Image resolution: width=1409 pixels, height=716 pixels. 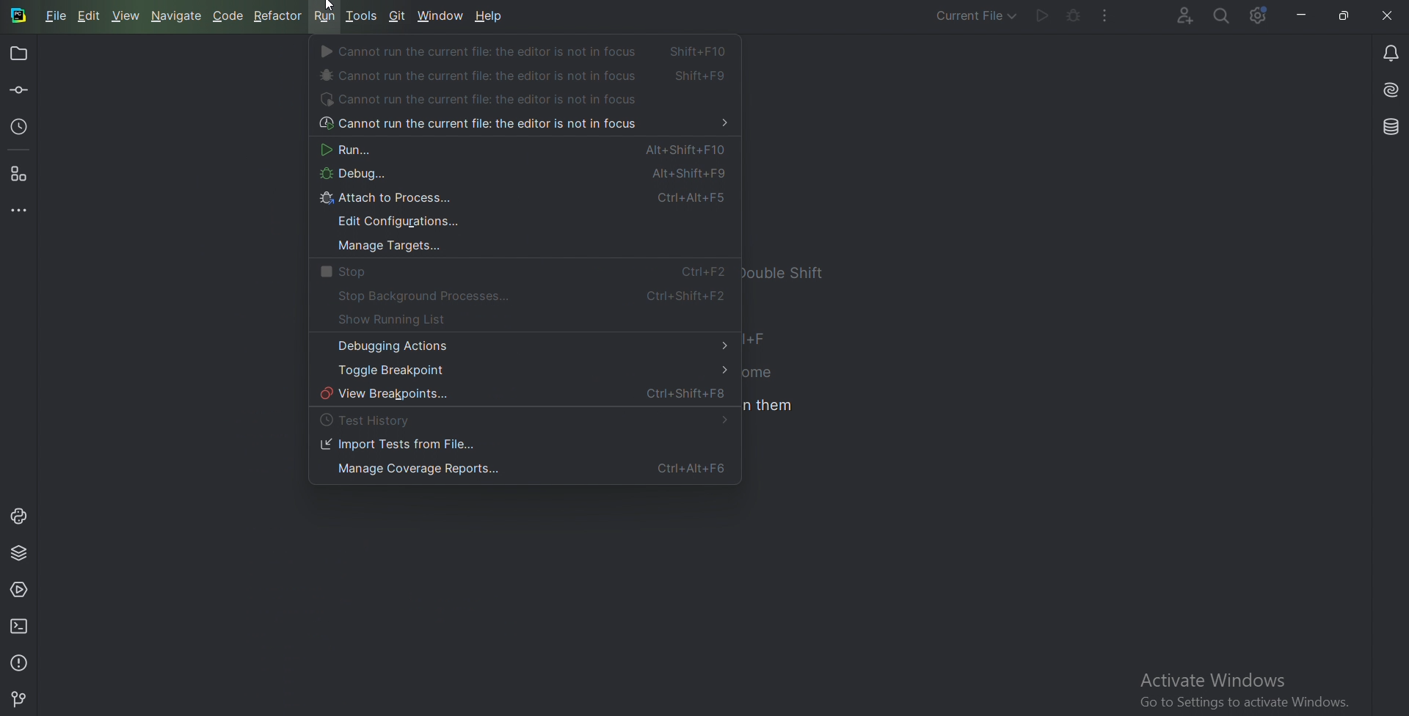 What do you see at coordinates (975, 18) in the screenshot?
I see `Current file` at bounding box center [975, 18].